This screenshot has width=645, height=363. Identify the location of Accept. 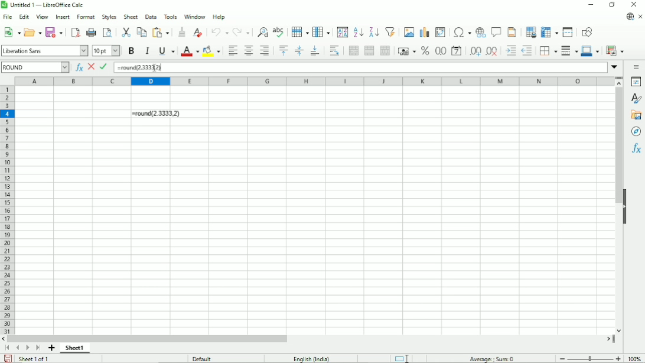
(105, 67).